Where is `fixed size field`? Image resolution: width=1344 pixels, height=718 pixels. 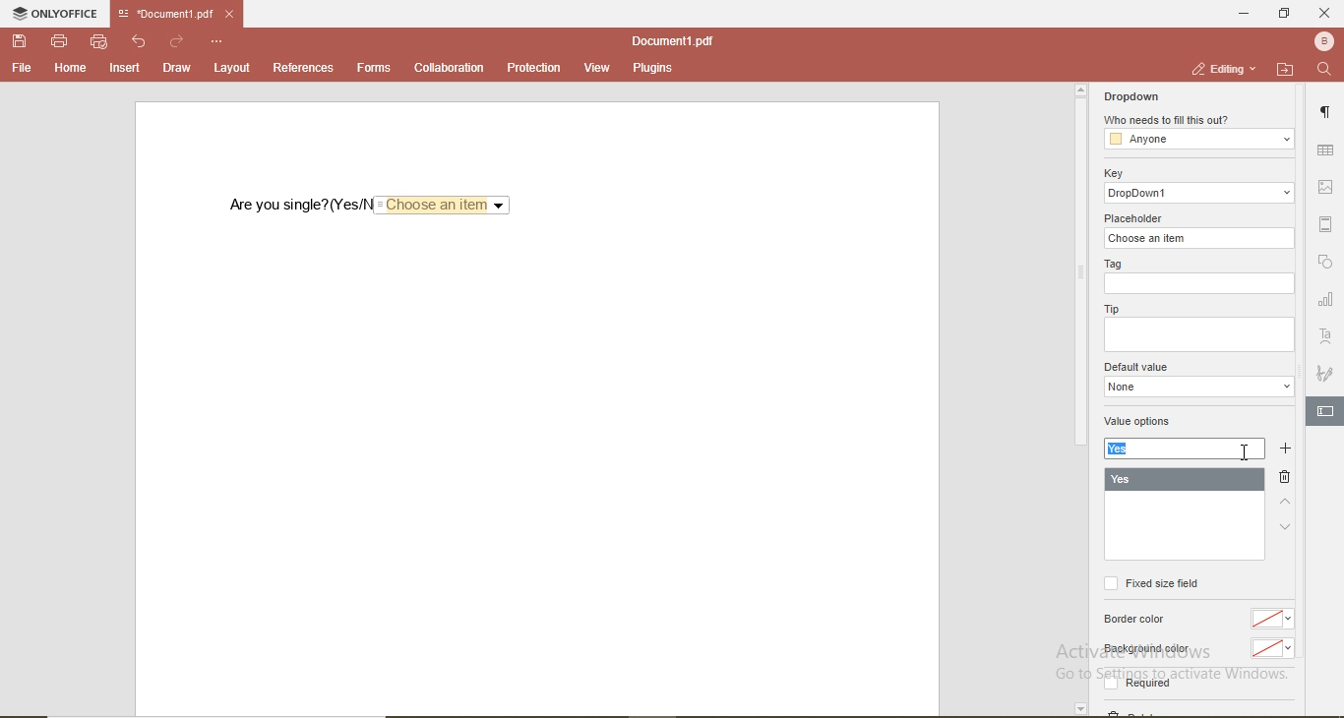 fixed size field is located at coordinates (1153, 584).